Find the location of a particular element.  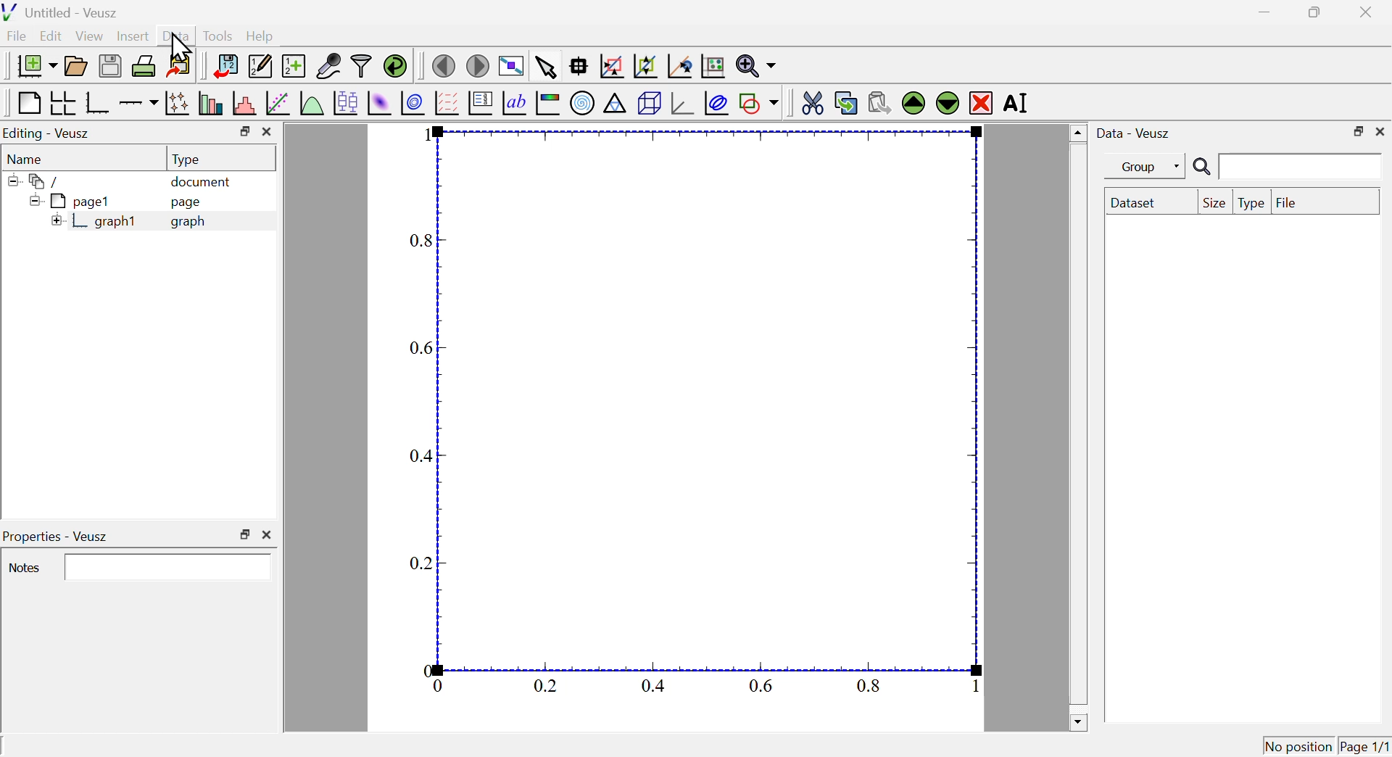

open a document is located at coordinates (78, 65).